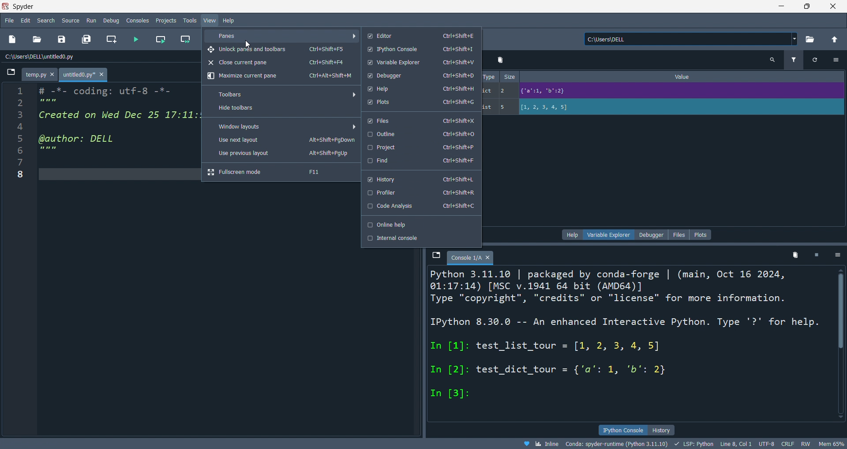 Image resolution: width=847 pixels, height=449 pixels. Describe the element at coordinates (230, 20) in the screenshot. I see `help` at that location.